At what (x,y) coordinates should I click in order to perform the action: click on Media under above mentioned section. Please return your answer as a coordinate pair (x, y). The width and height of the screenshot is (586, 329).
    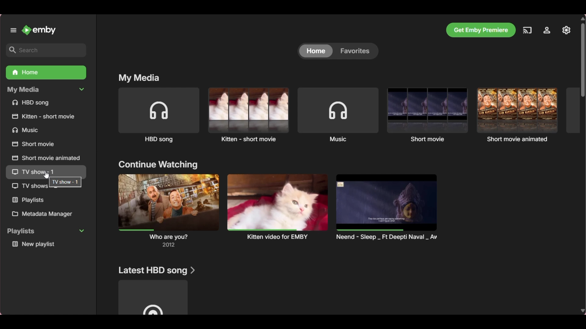
    Looking at the image, I should click on (153, 297).